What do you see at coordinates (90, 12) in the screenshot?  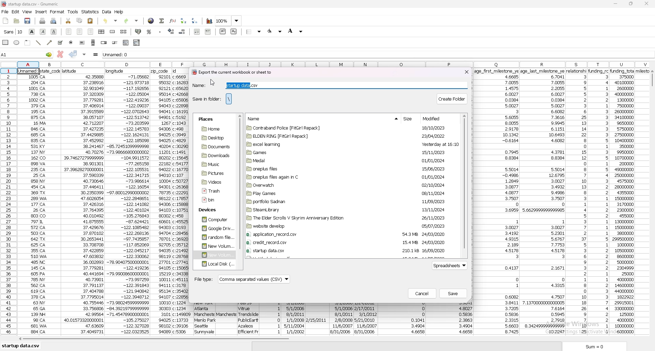 I see `STATISTICS` at bounding box center [90, 12].